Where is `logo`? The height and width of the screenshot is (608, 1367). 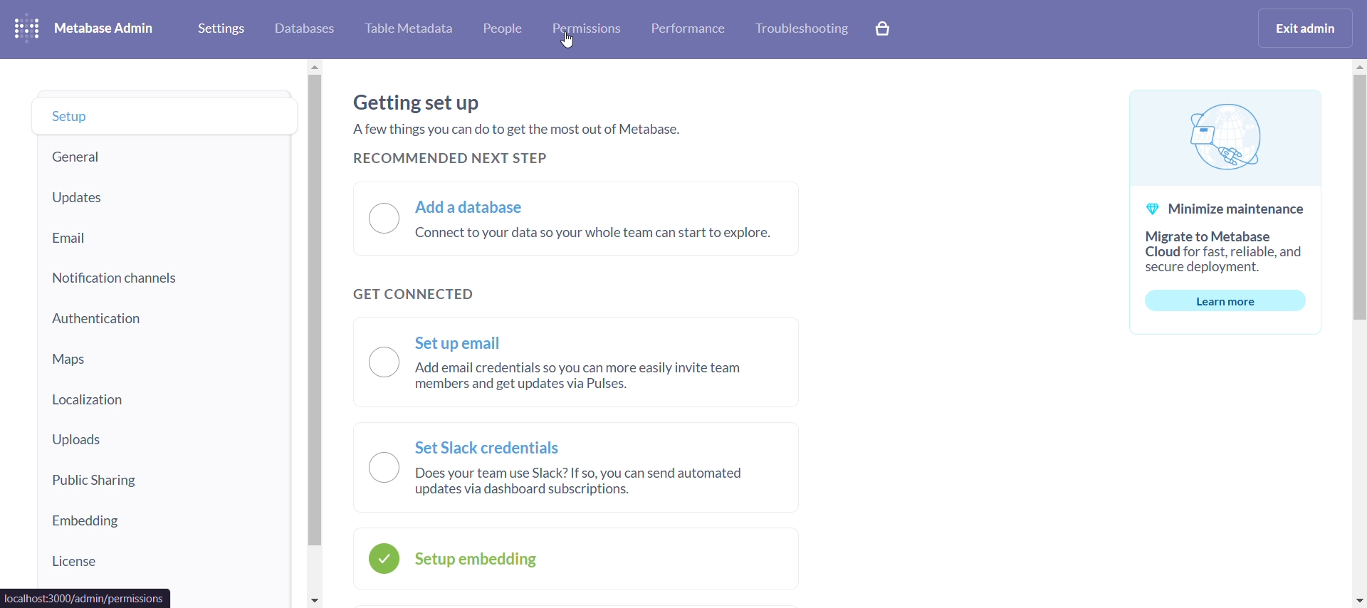
logo is located at coordinates (26, 31).